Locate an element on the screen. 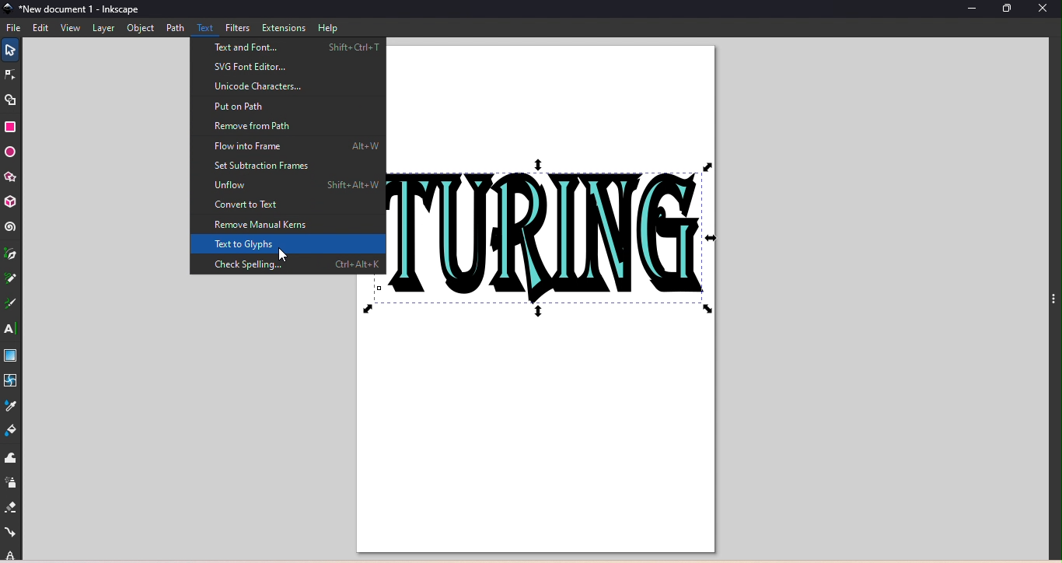  cursor is located at coordinates (290, 255).